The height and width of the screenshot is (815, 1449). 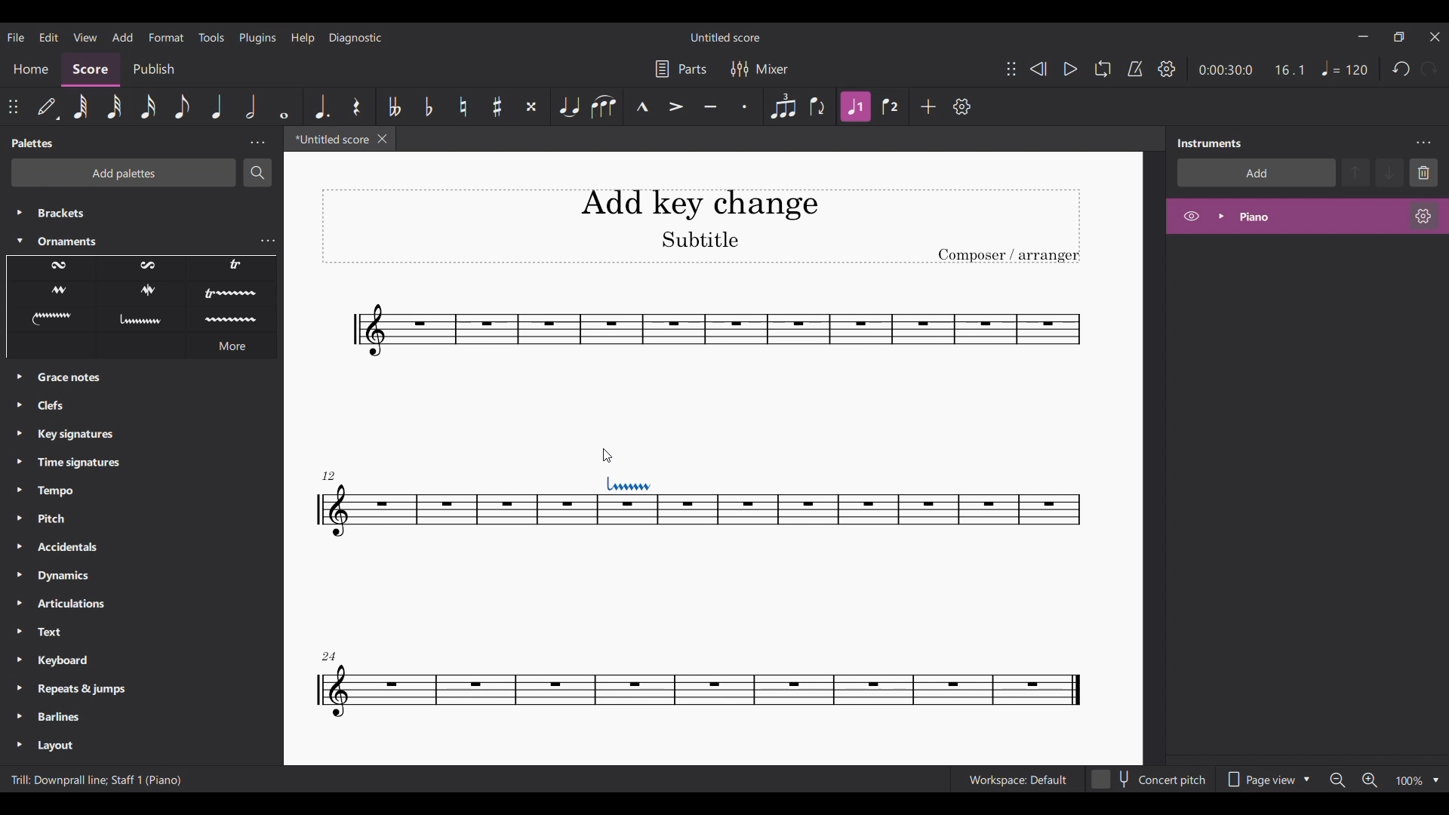 I want to click on Add palettes, so click(x=124, y=173).